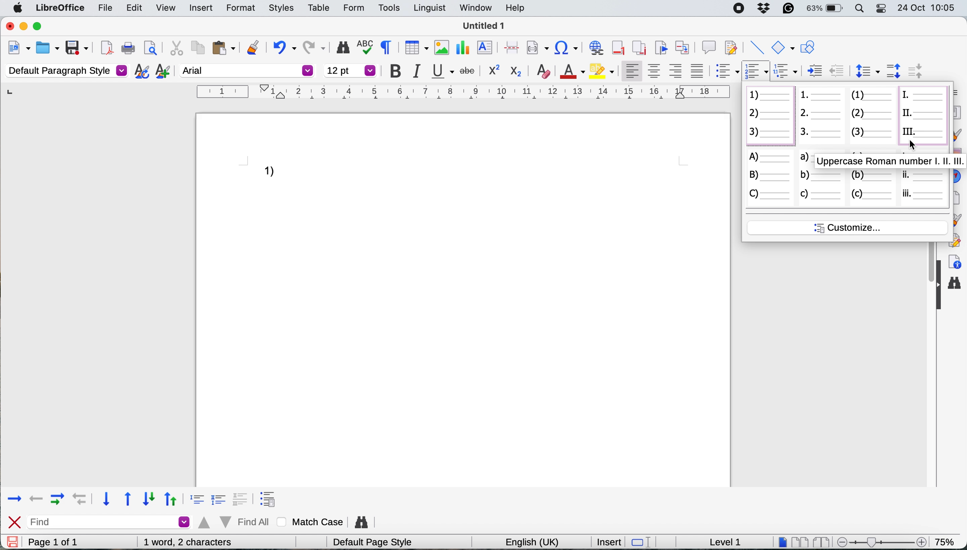 The width and height of the screenshot is (967, 550). I want to click on insert cross reference, so click(684, 46).